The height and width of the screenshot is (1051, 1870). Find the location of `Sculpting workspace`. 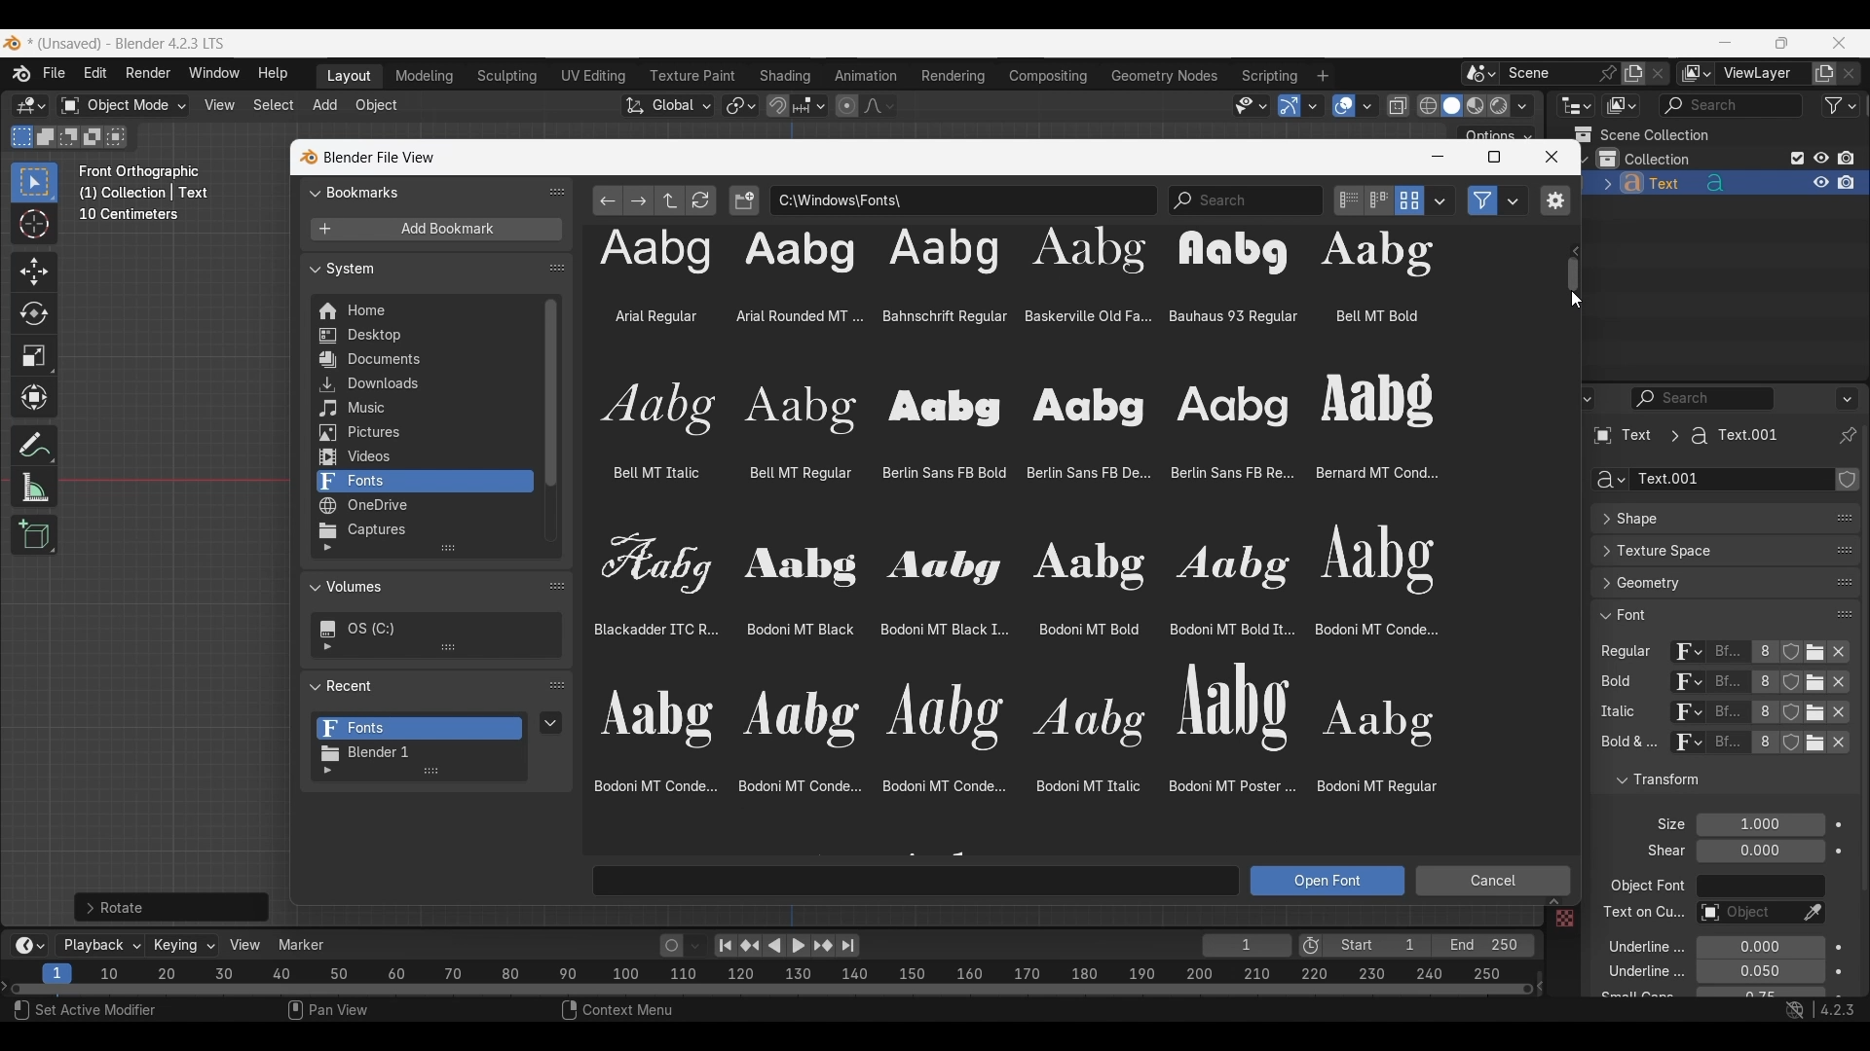

Sculpting workspace is located at coordinates (509, 76).